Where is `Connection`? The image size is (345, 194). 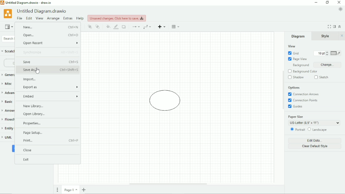 Connection is located at coordinates (136, 27).